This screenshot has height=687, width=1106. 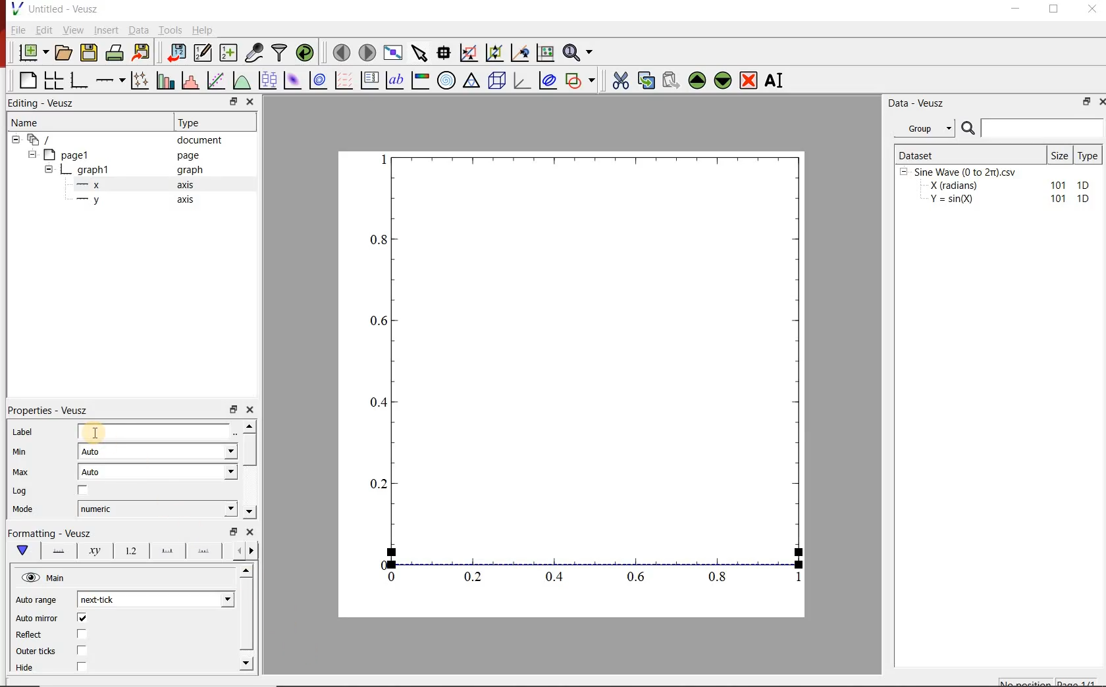 I want to click on @ main, so click(x=43, y=578).